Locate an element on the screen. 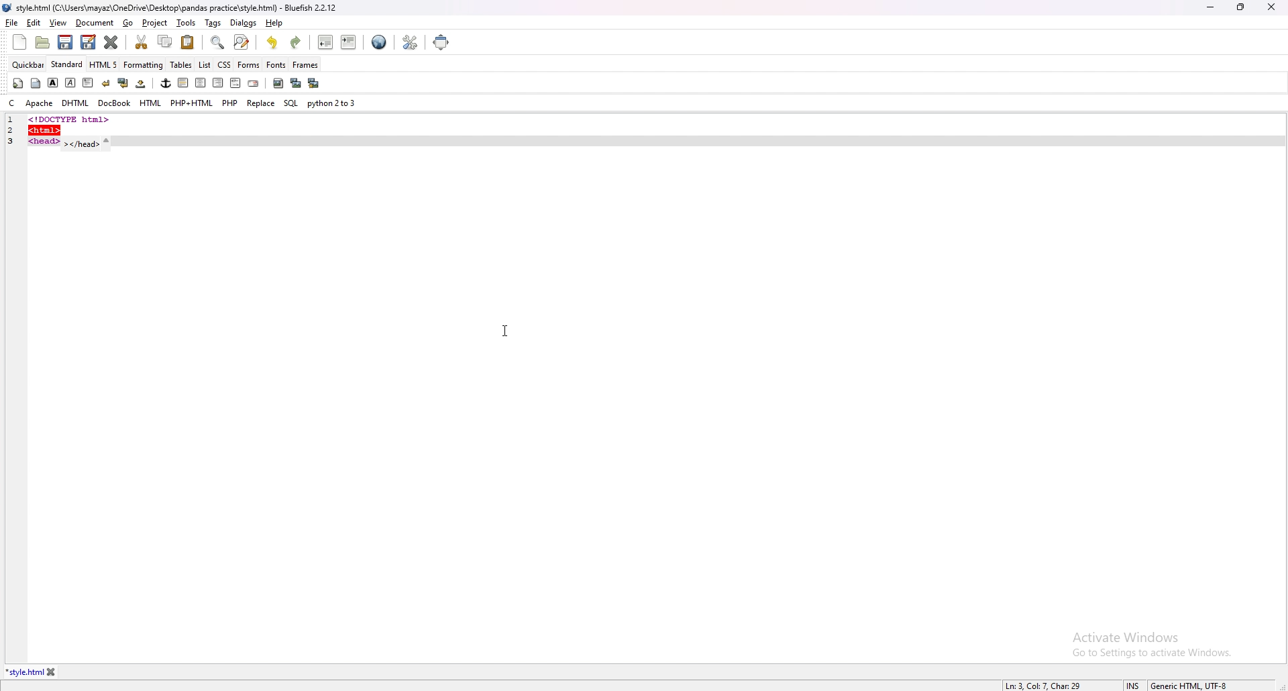 Image resolution: width=1288 pixels, height=691 pixels. paragraph is located at coordinates (87, 82).